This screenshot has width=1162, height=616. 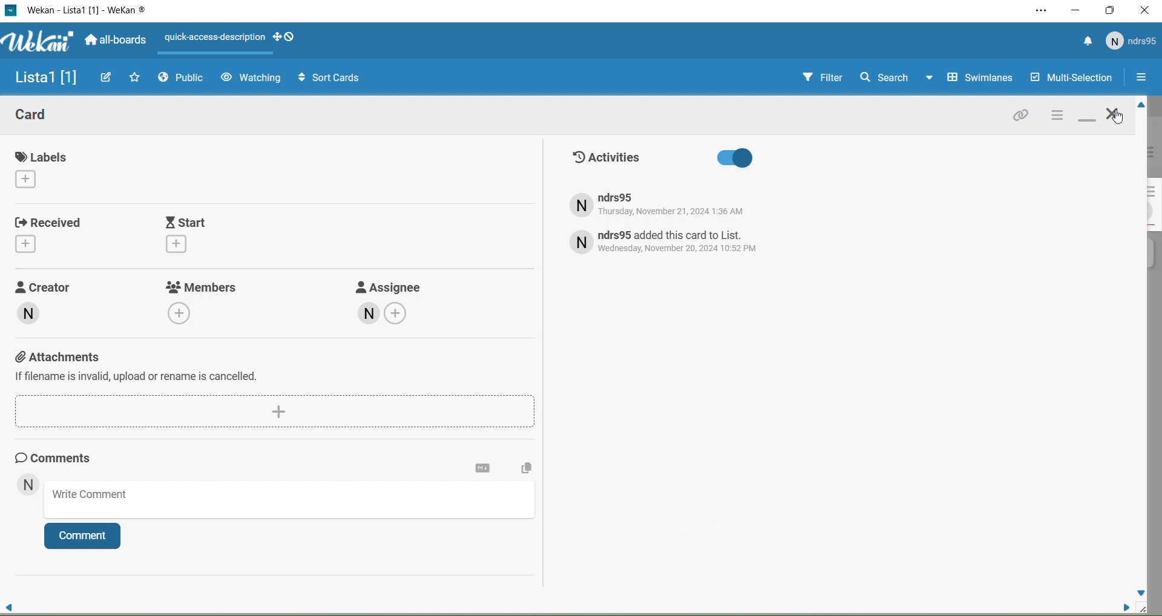 I want to click on move left, so click(x=10, y=604).